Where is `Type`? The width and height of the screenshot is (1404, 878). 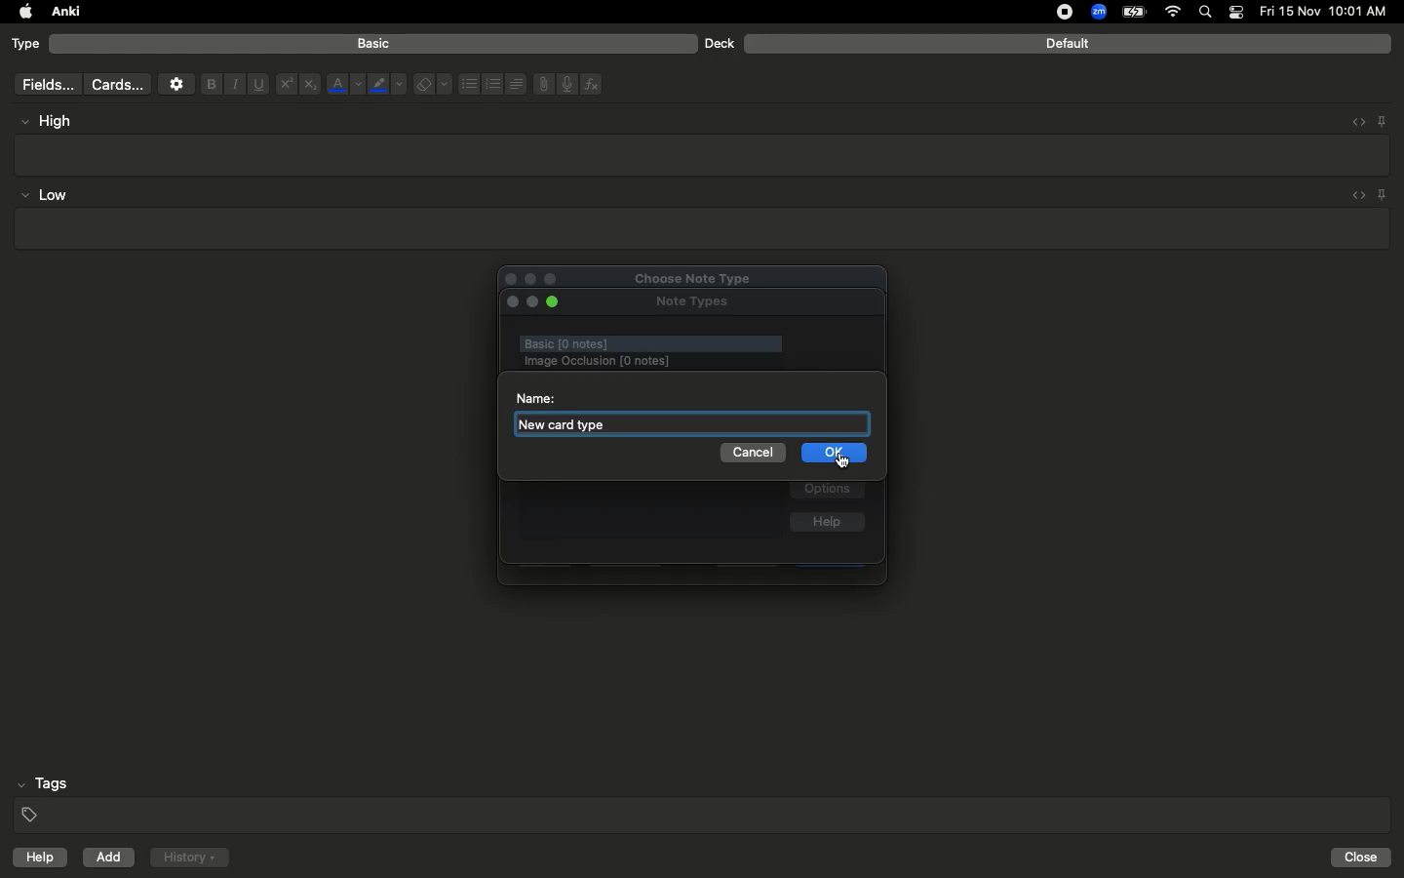 Type is located at coordinates (26, 45).